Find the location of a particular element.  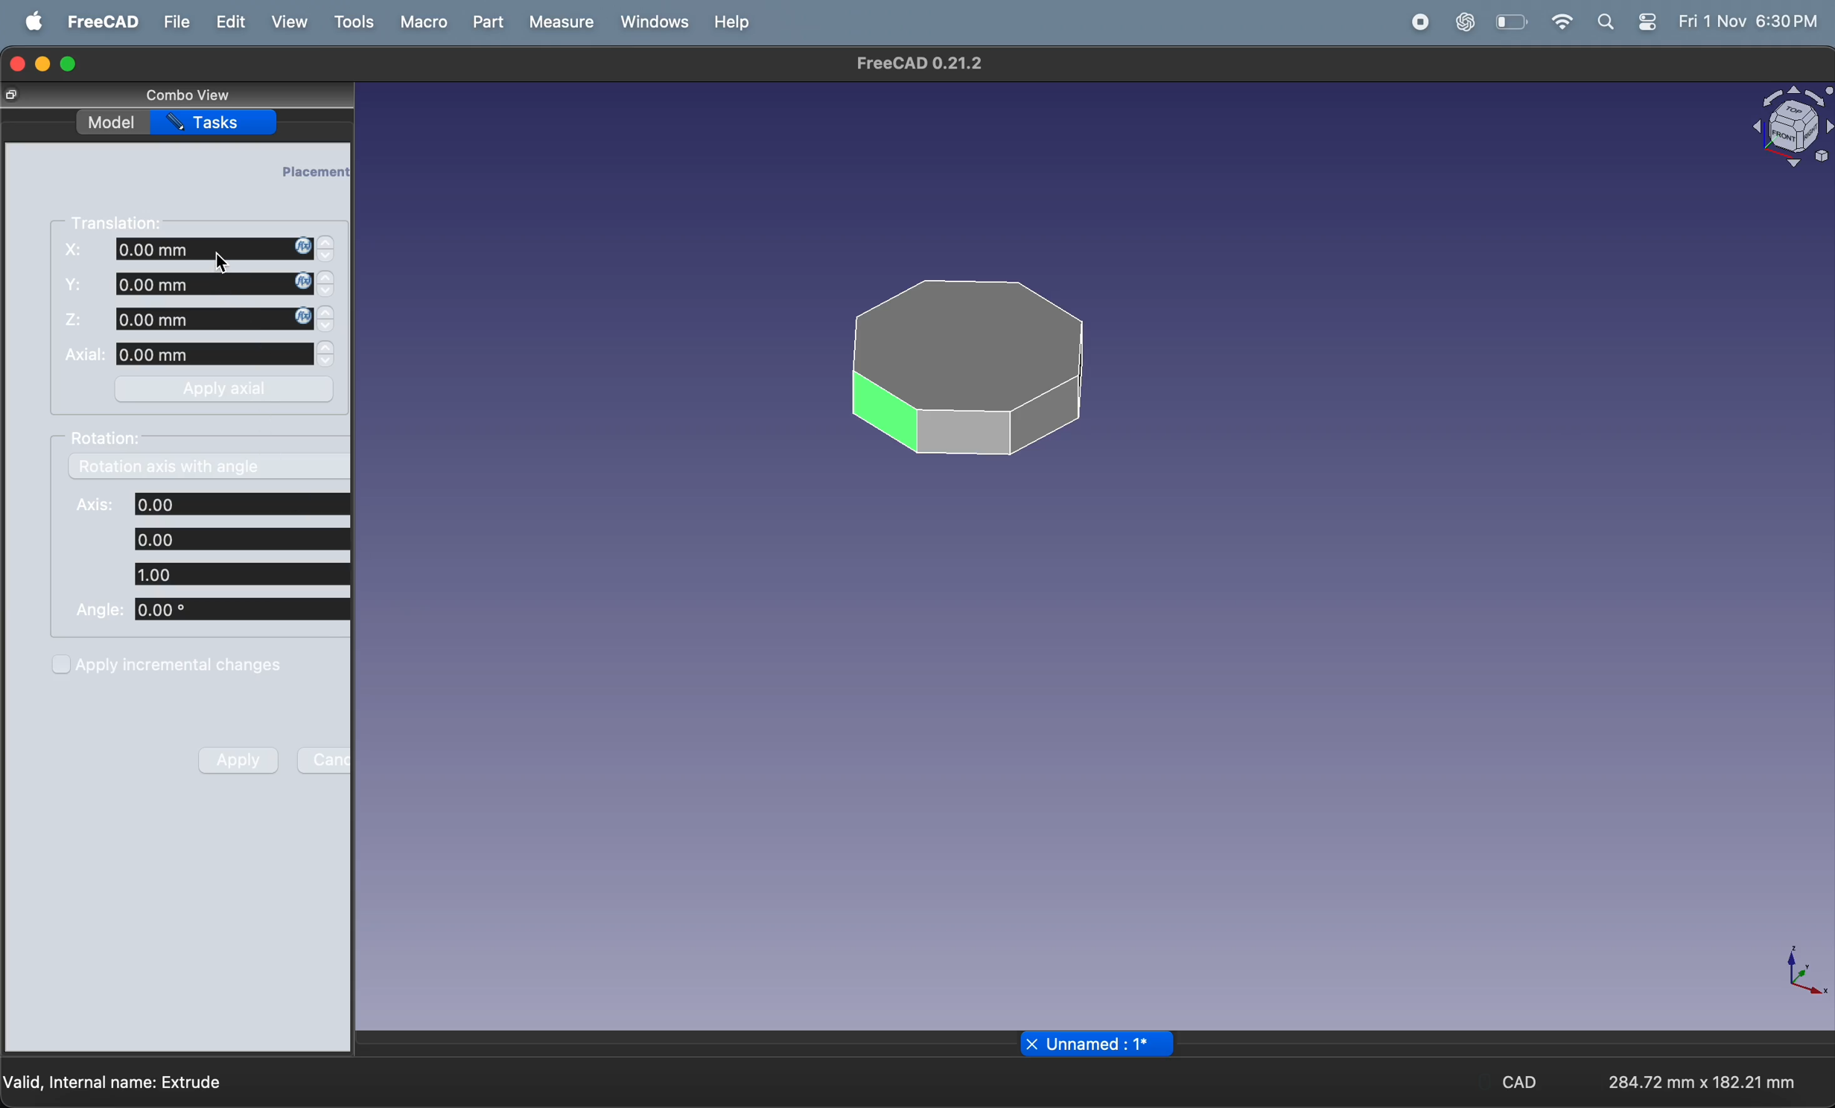

Y: 0.00 mm is located at coordinates (185, 285).